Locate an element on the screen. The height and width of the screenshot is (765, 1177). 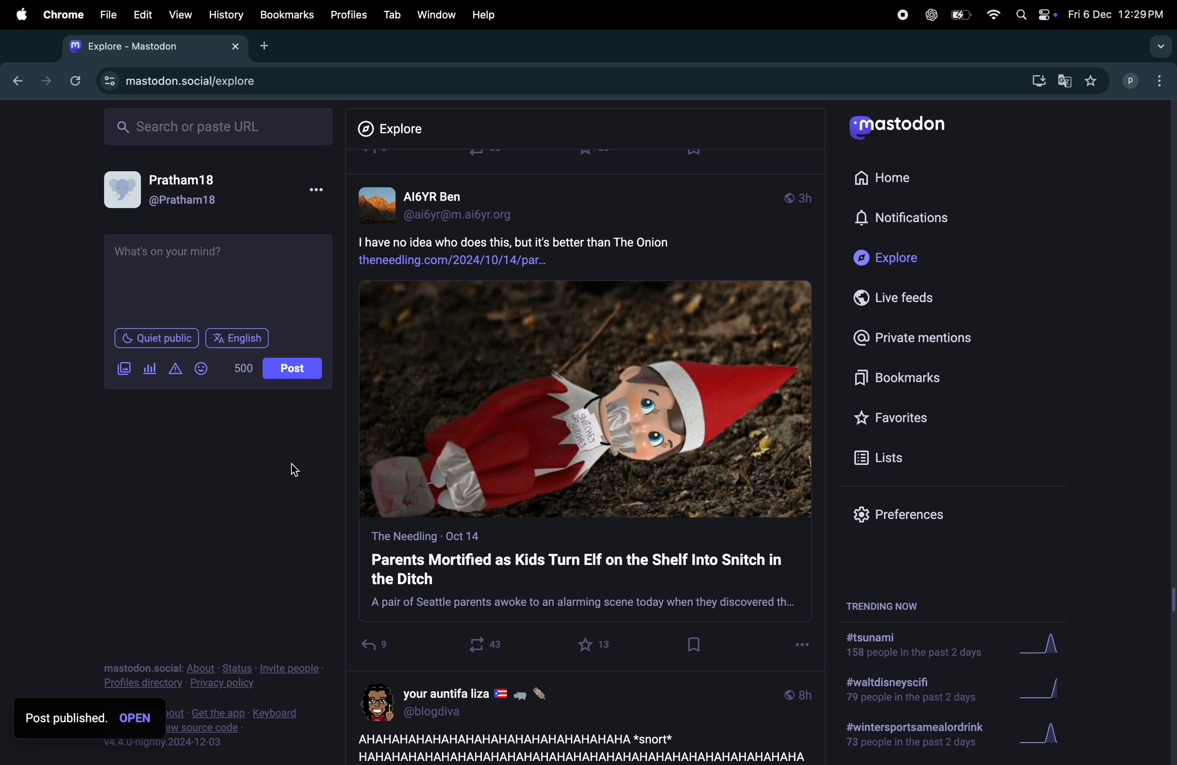
Explore is located at coordinates (398, 129).